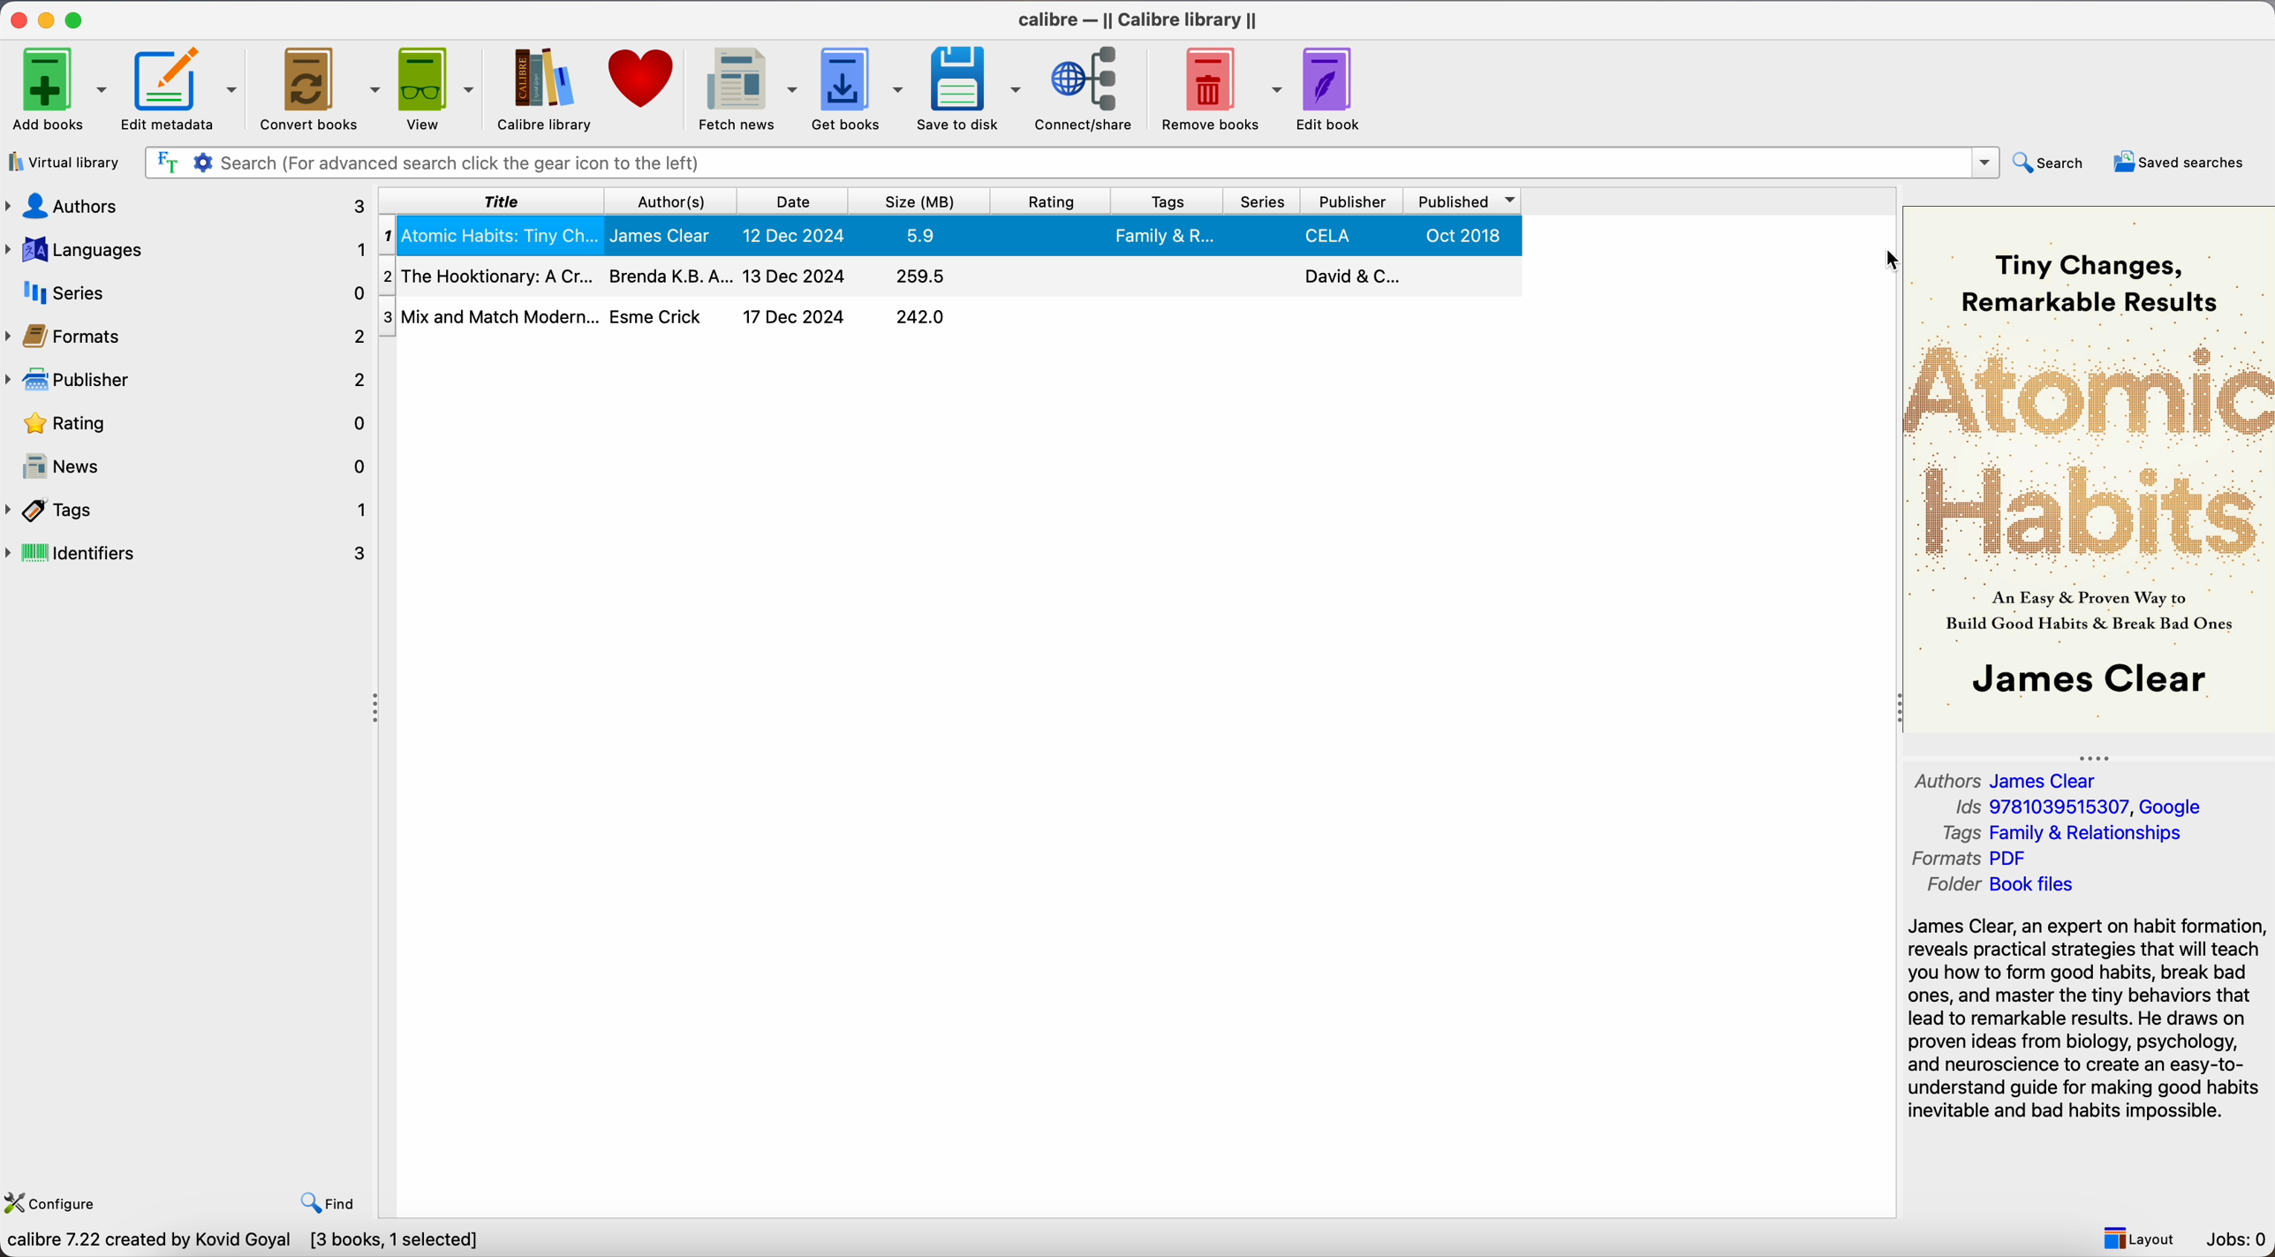 Image resolution: width=2275 pixels, height=1257 pixels. What do you see at coordinates (1069, 163) in the screenshot?
I see `search bar` at bounding box center [1069, 163].